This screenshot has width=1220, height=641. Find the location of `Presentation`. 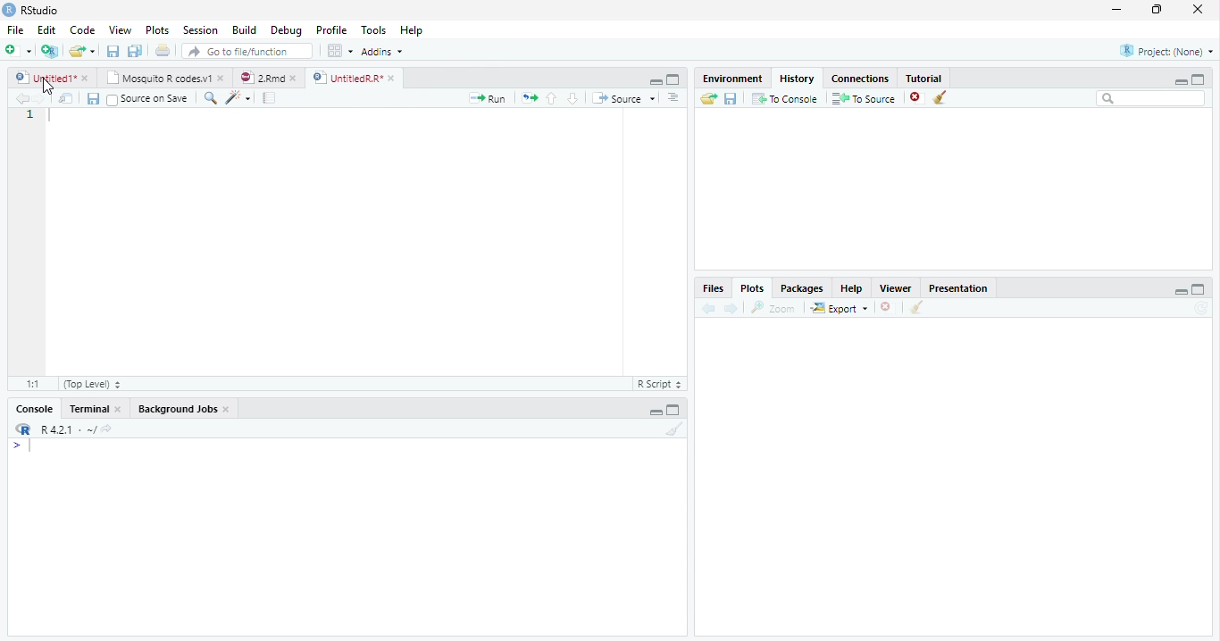

Presentation is located at coordinates (958, 288).